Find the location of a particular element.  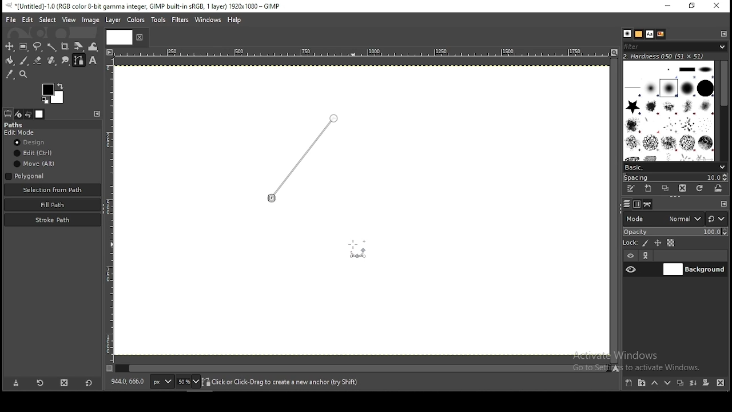

configure this tab is located at coordinates (725, 204).